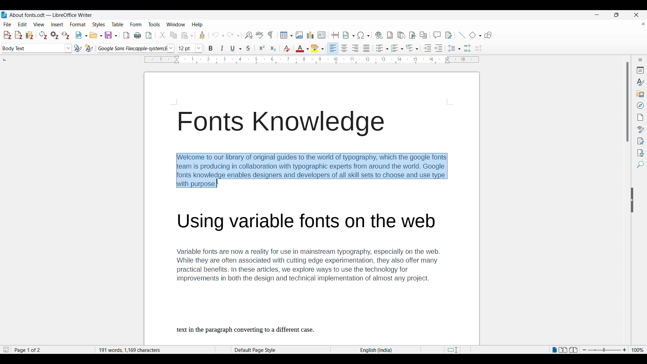 This screenshot has width=647, height=364. I want to click on Sidebar settings, so click(640, 60).